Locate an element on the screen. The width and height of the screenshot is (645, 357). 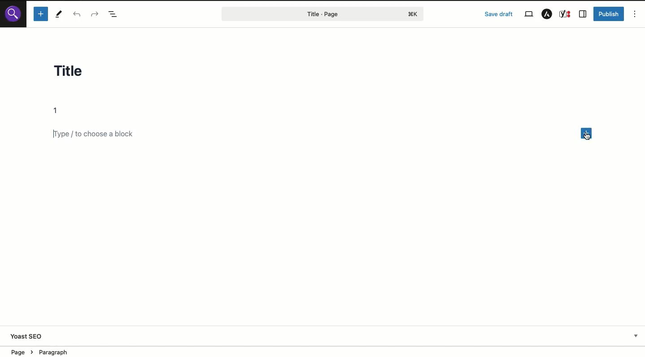
Add new block is located at coordinates (587, 134).